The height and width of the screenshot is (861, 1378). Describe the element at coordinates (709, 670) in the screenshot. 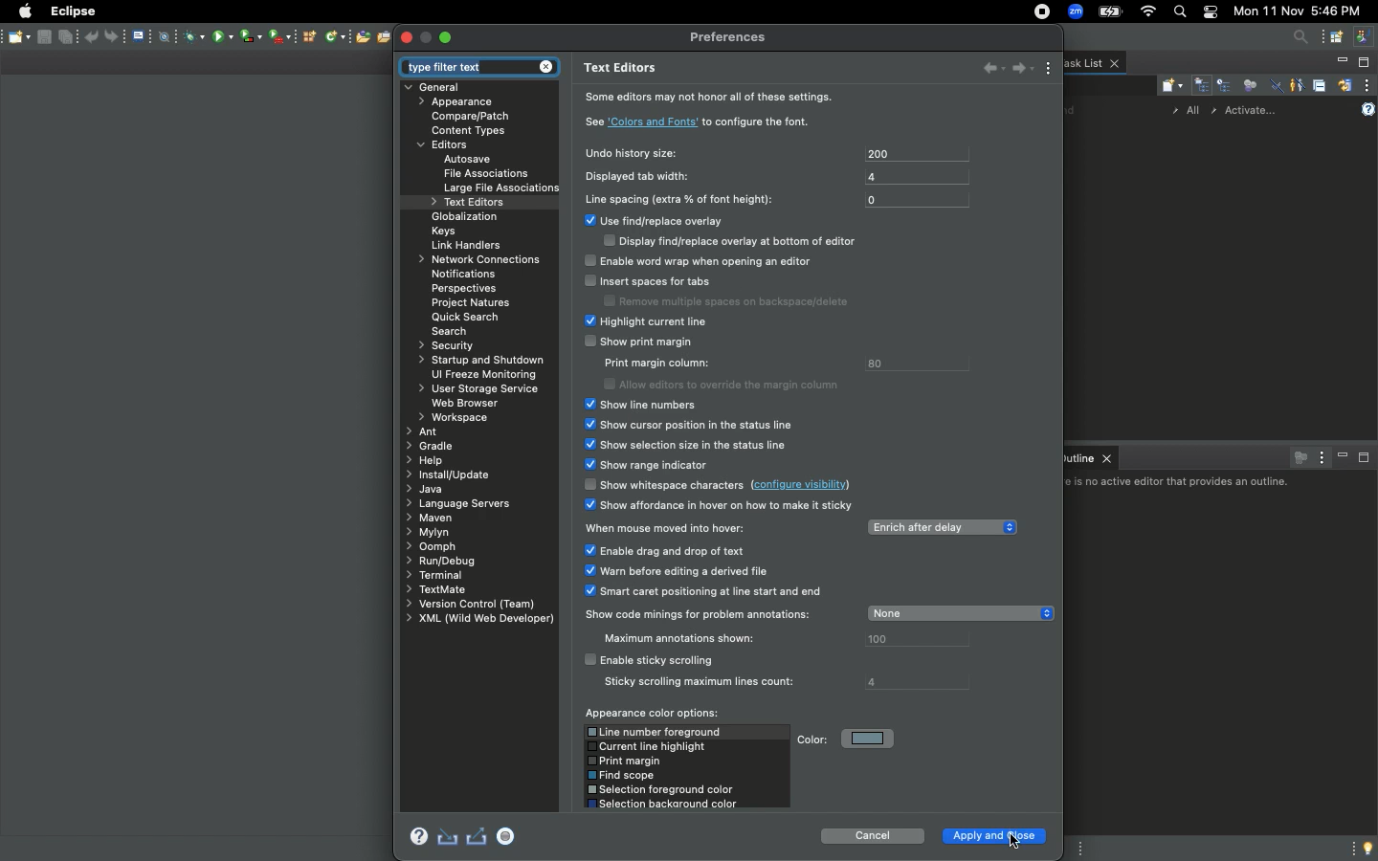

I see `Enable sticky scrolling` at that location.